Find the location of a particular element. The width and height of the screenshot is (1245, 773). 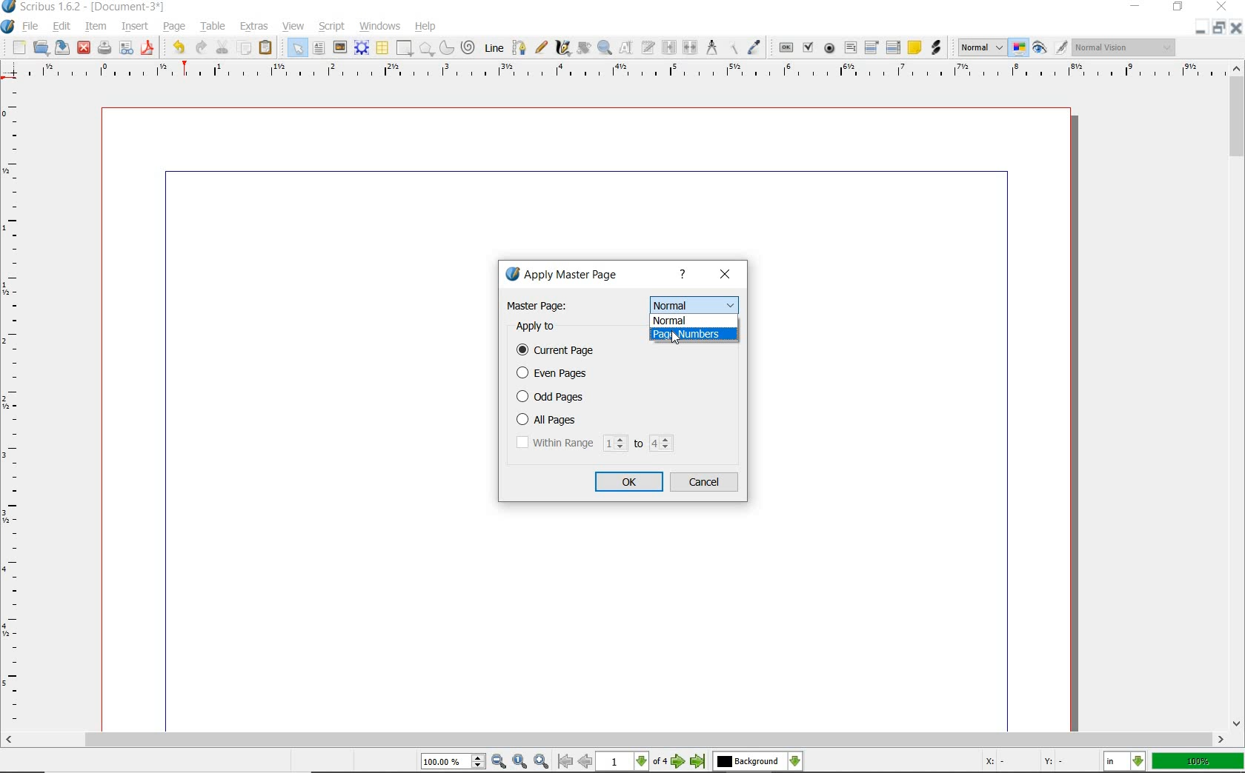

zoom in or zoom out is located at coordinates (604, 48).